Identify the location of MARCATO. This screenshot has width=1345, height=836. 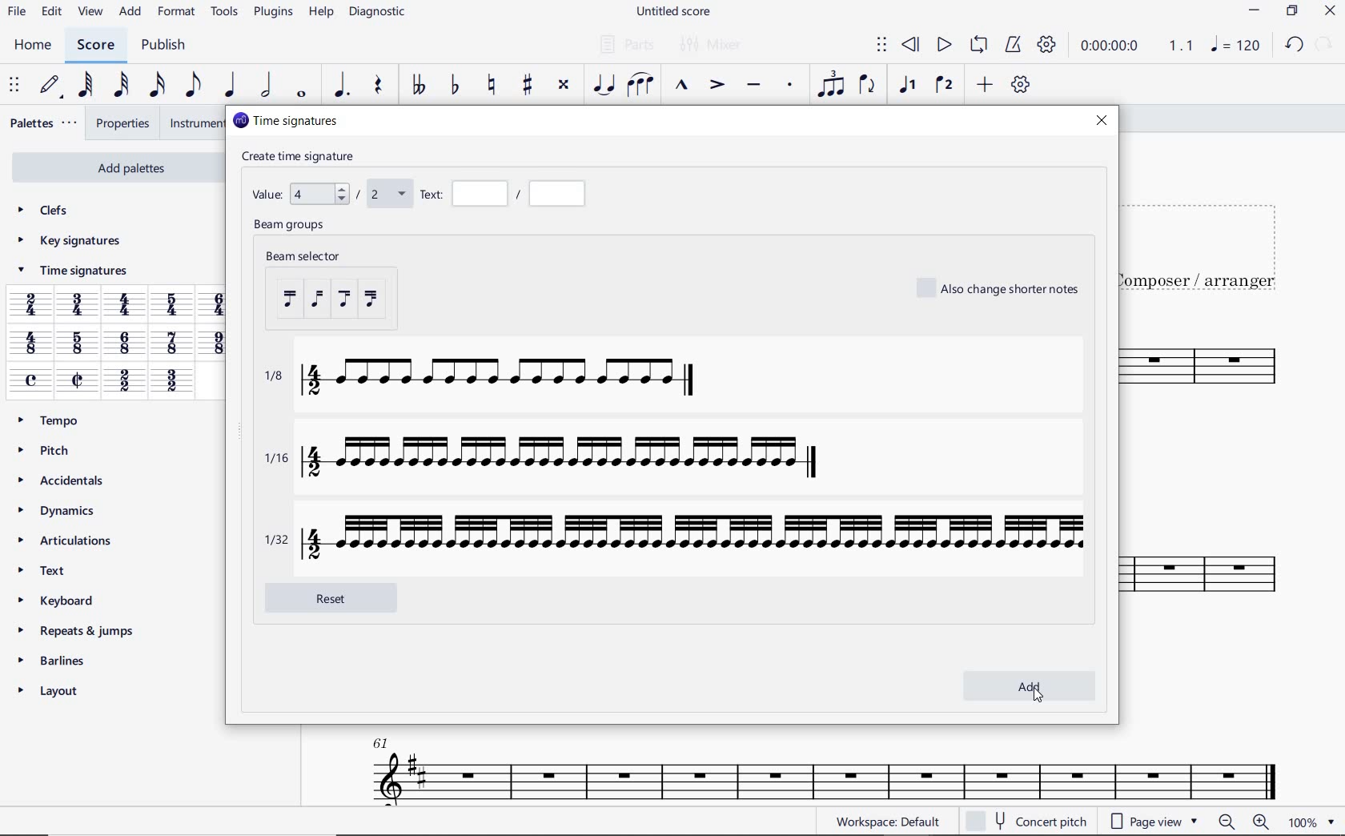
(682, 86).